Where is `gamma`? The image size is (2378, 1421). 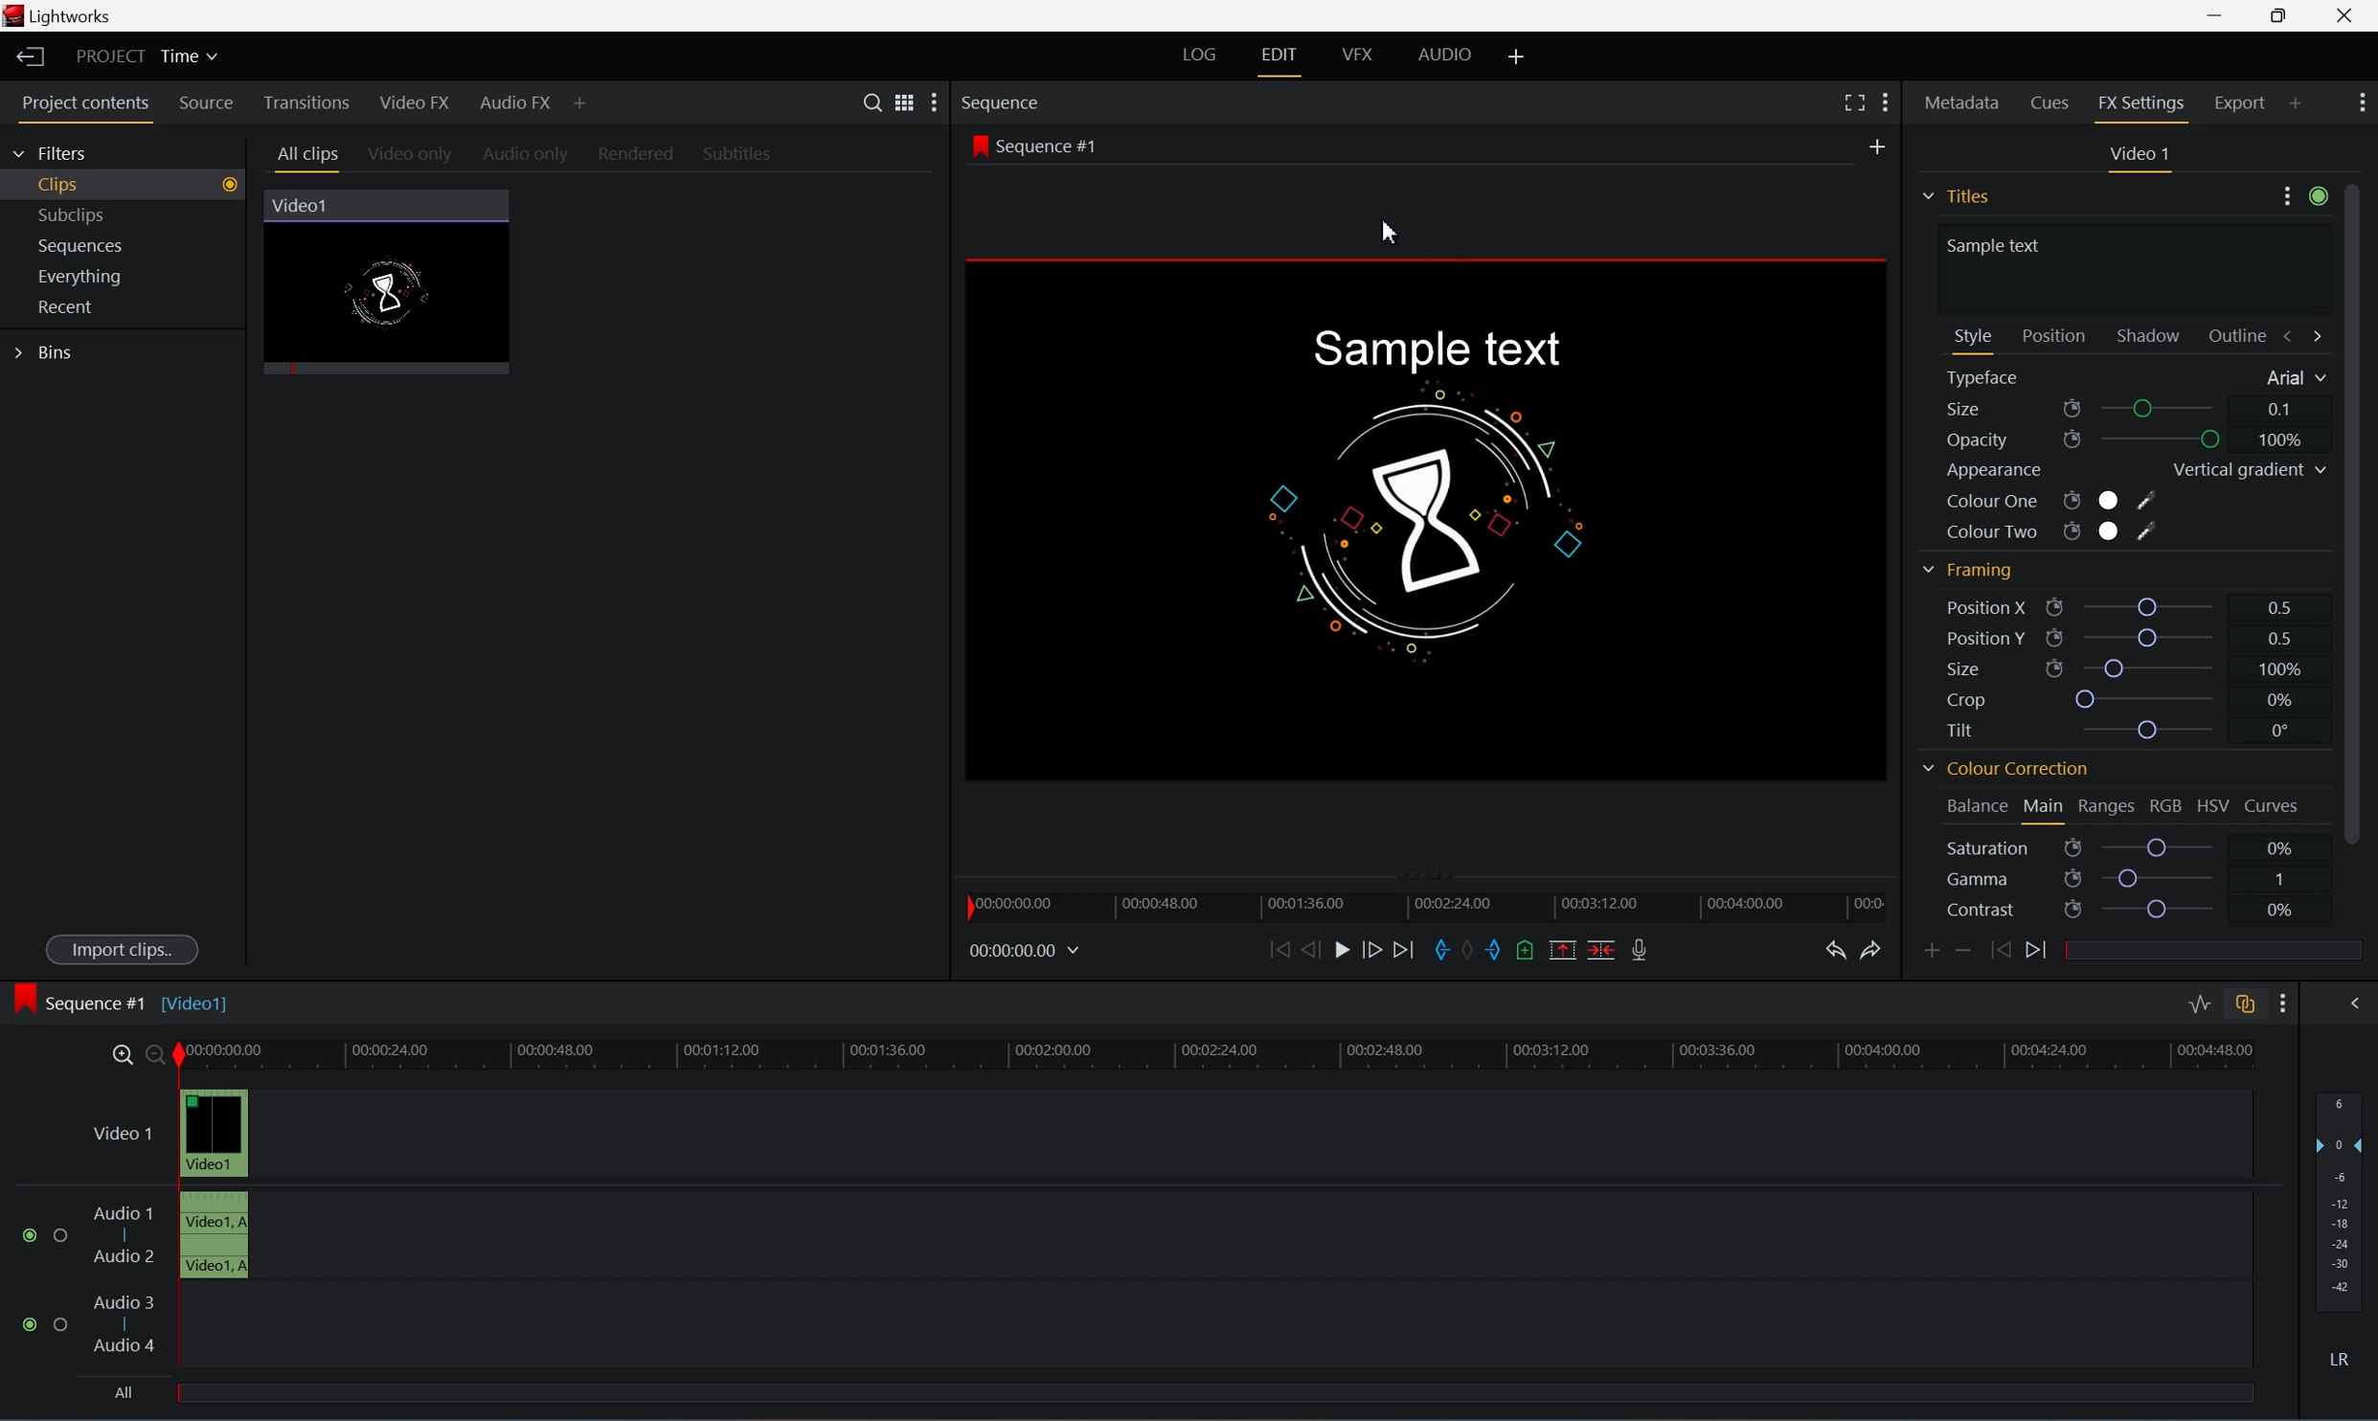 gamma is located at coordinates (2012, 880).